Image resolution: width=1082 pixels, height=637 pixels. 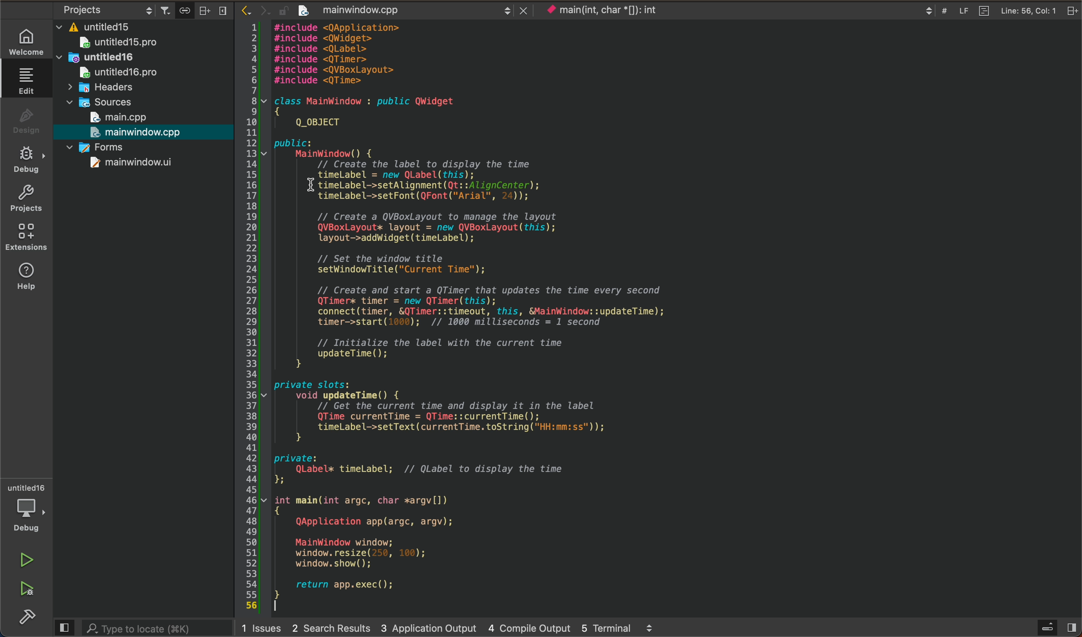 What do you see at coordinates (958, 10) in the screenshot?
I see `# LF` at bounding box center [958, 10].